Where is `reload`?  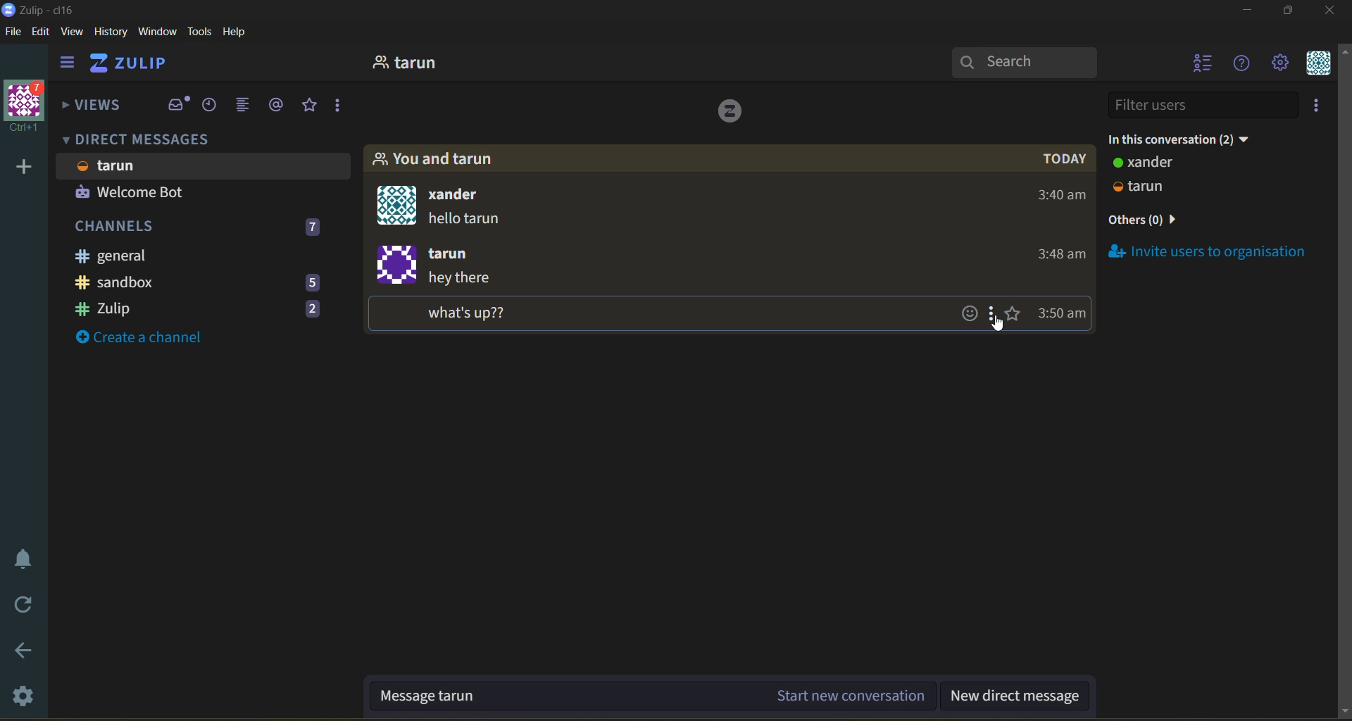
reload is located at coordinates (19, 601).